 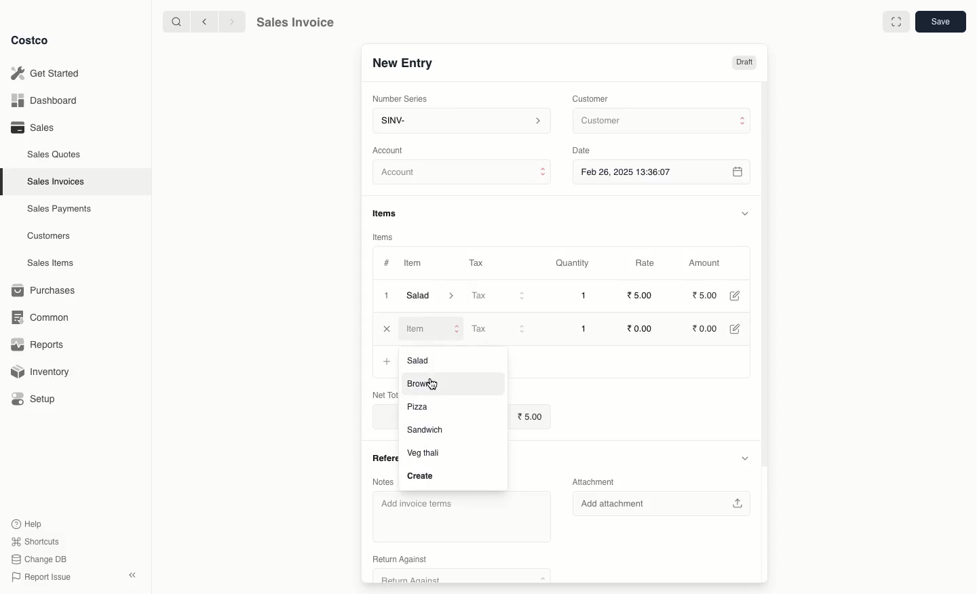 I want to click on Save, so click(x=942, y=23).